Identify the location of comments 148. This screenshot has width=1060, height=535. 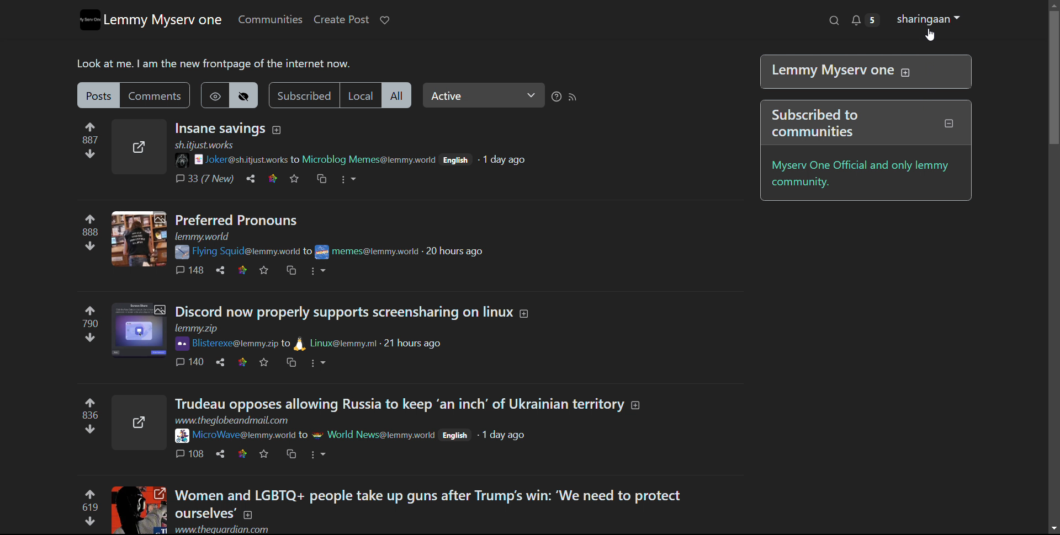
(189, 270).